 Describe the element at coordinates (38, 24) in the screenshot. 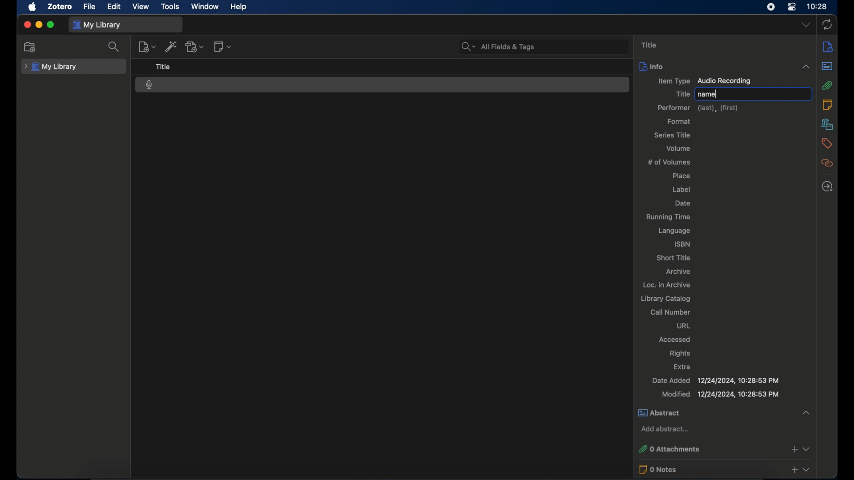

I see `minimize` at that location.